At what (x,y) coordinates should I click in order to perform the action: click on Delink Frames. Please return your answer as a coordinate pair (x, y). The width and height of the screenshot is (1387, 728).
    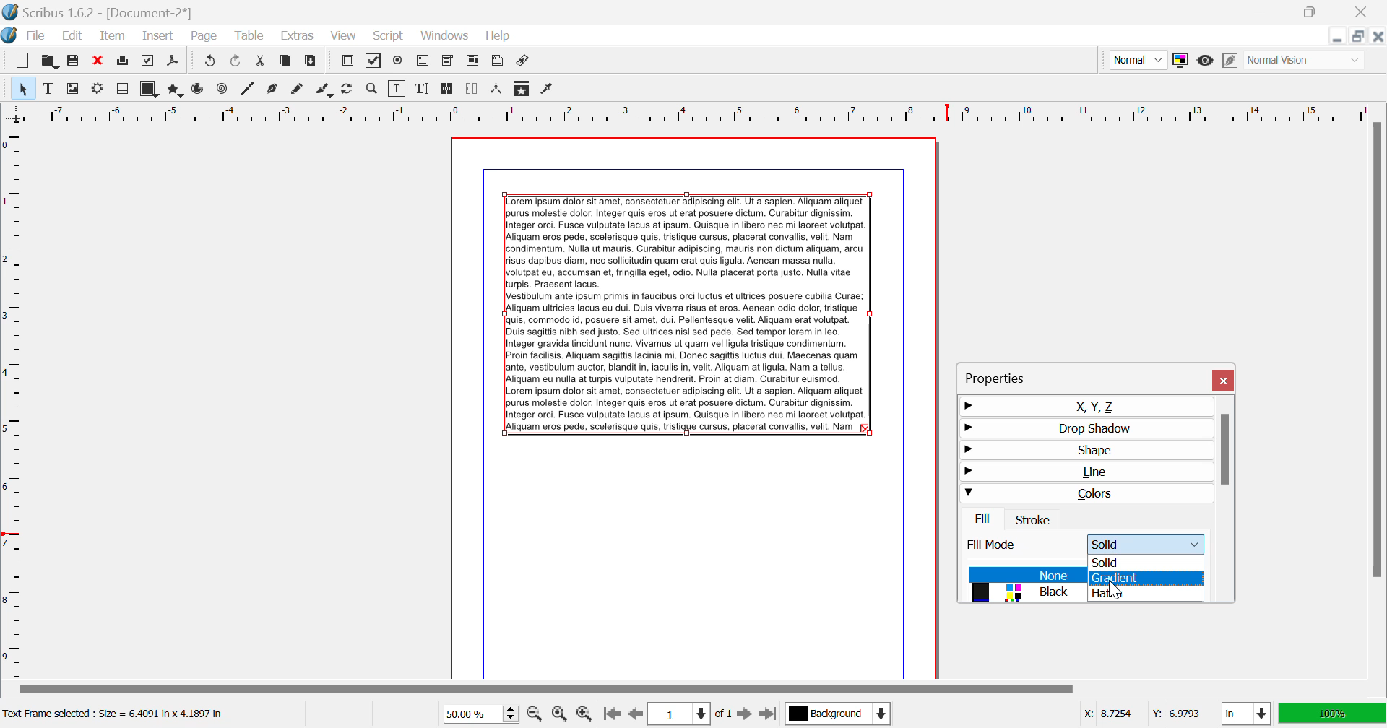
    Looking at the image, I should click on (473, 89).